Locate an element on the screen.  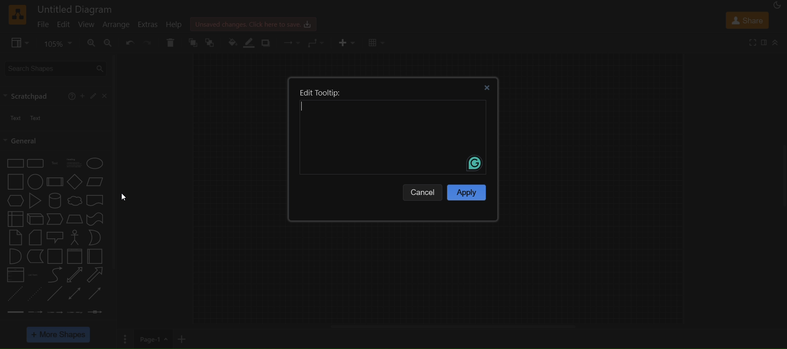
process is located at coordinates (54, 182).